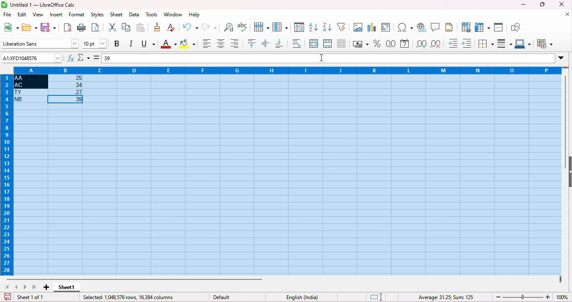 This screenshot has width=572, height=302. I want to click on spelling, so click(243, 27).